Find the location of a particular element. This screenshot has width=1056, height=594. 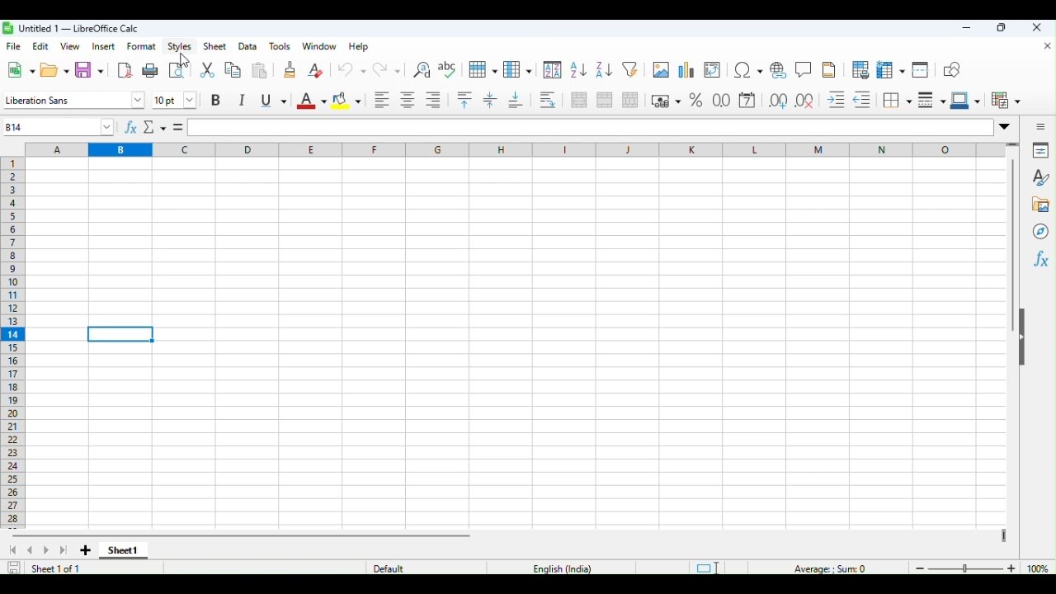

Gallery is located at coordinates (1039, 201).